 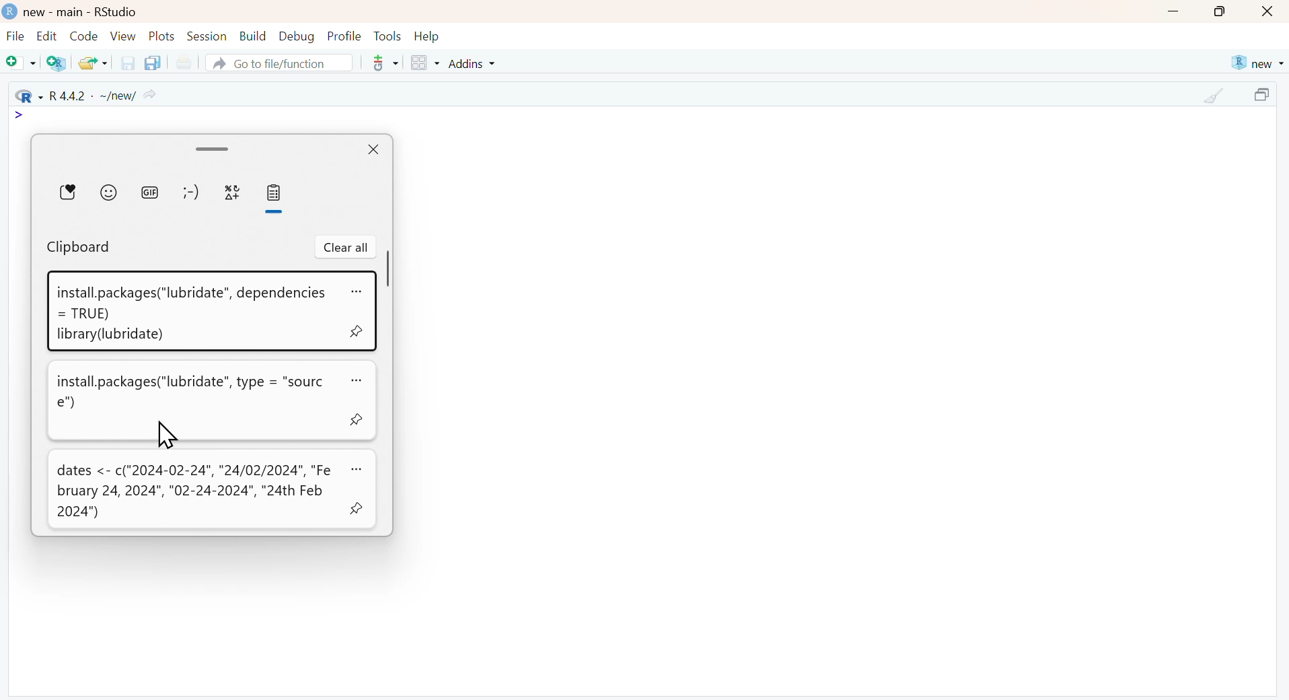 What do you see at coordinates (92, 62) in the screenshot?
I see `open an existing file` at bounding box center [92, 62].